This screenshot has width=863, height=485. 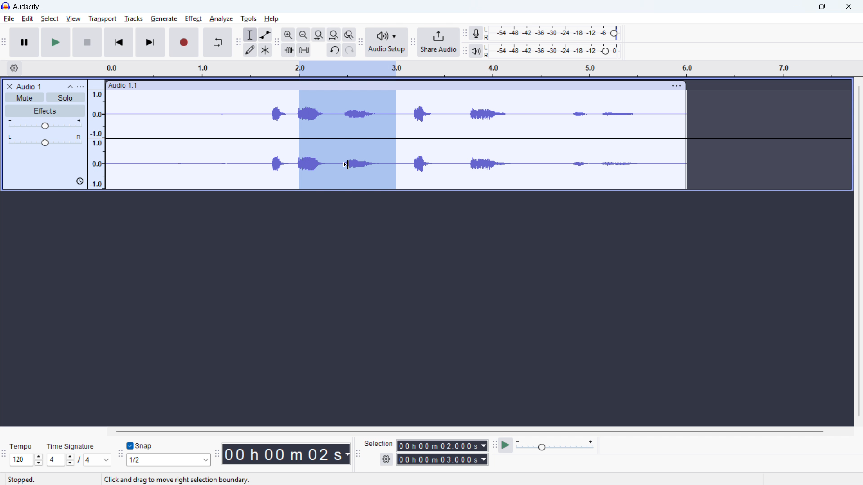 What do you see at coordinates (334, 50) in the screenshot?
I see `Undo` at bounding box center [334, 50].